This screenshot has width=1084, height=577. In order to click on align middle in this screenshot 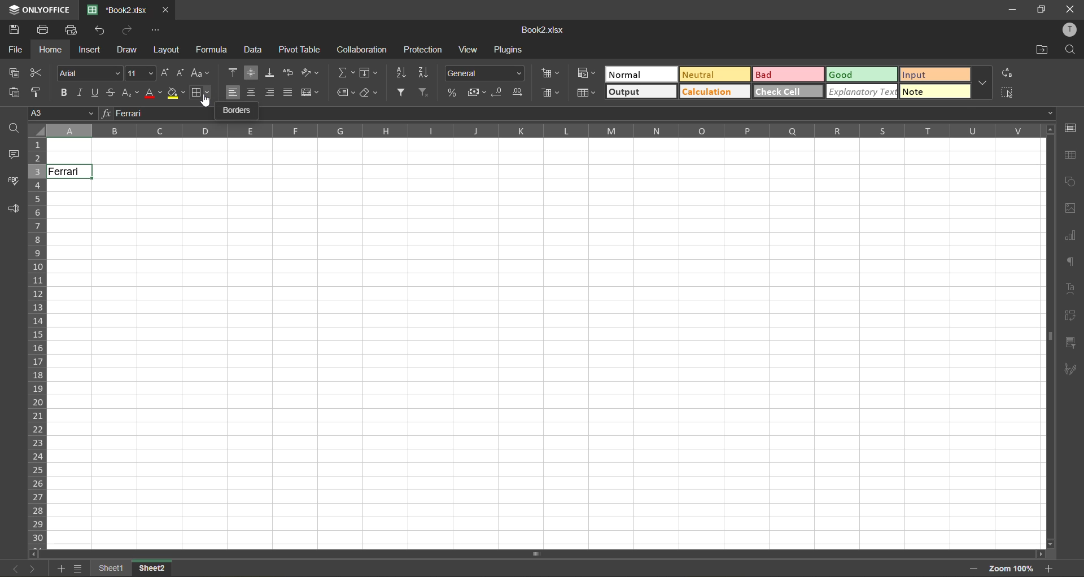, I will do `click(251, 72)`.